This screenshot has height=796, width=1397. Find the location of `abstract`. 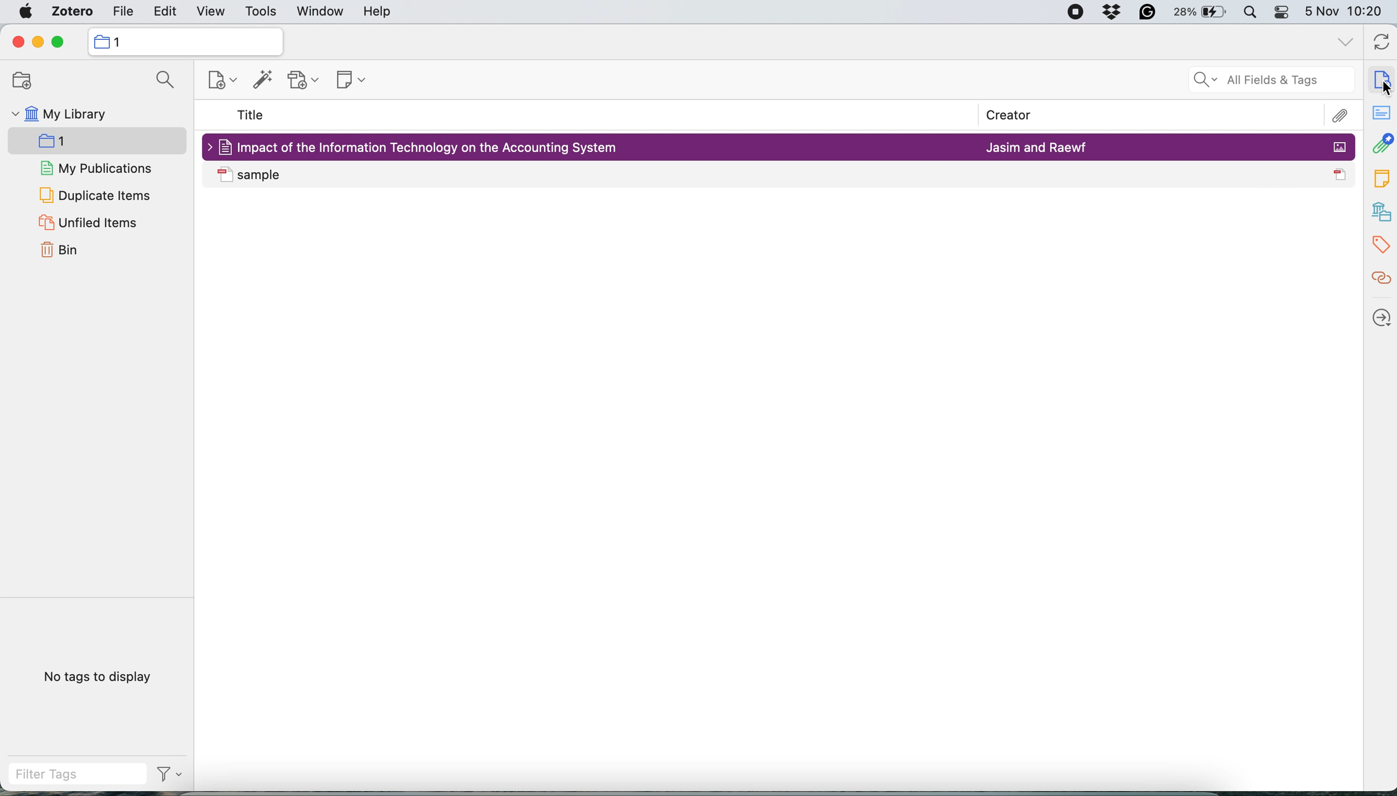

abstract is located at coordinates (1381, 113).